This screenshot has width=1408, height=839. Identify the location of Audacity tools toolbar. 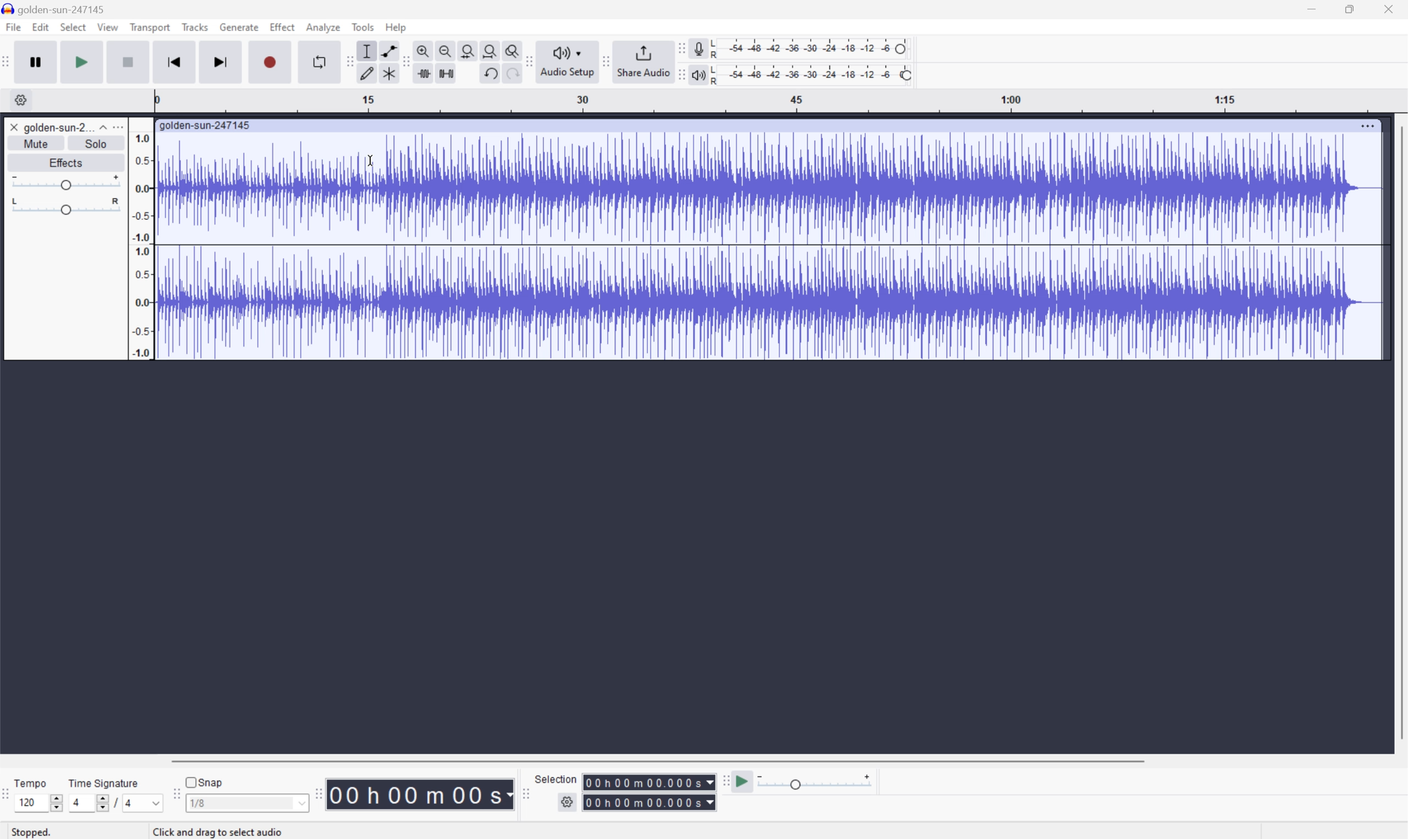
(402, 61).